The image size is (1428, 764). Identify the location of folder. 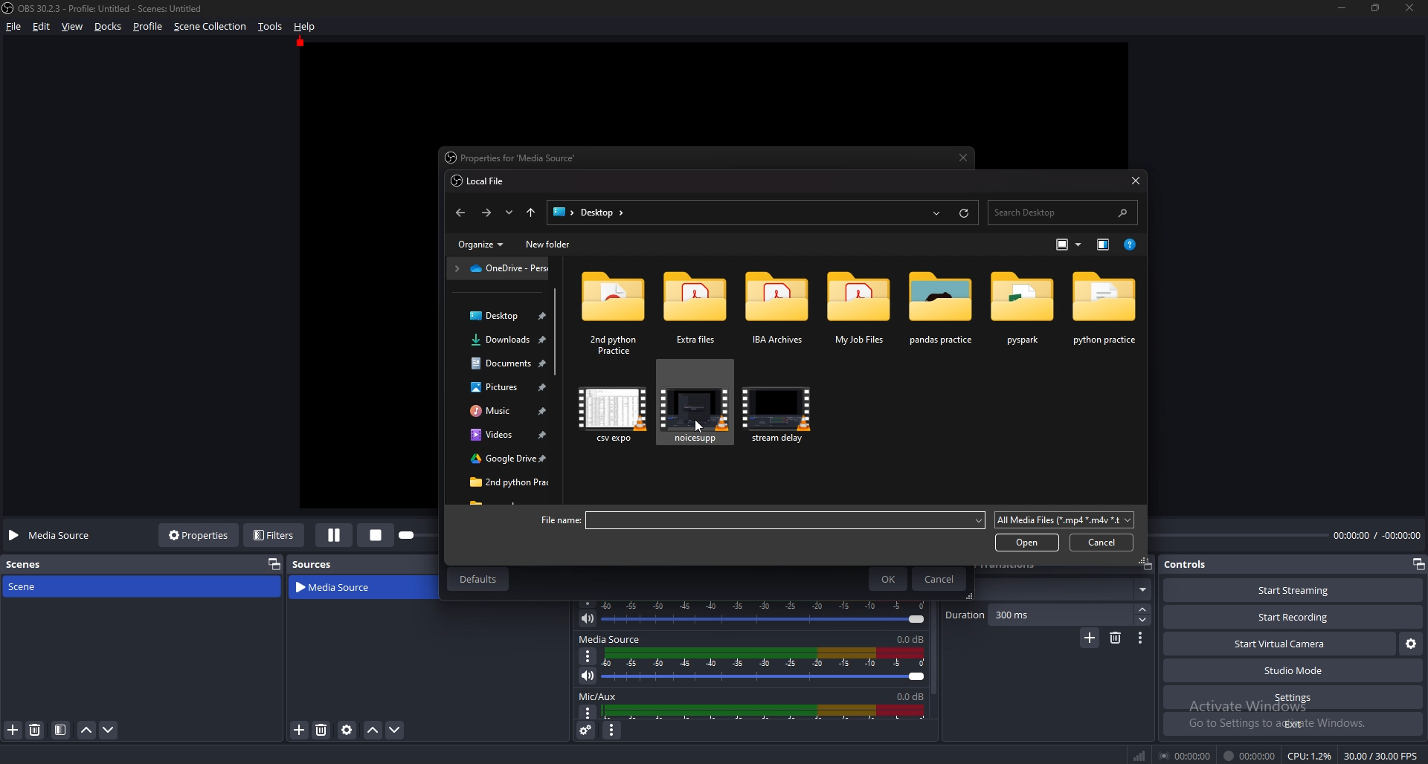
(504, 482).